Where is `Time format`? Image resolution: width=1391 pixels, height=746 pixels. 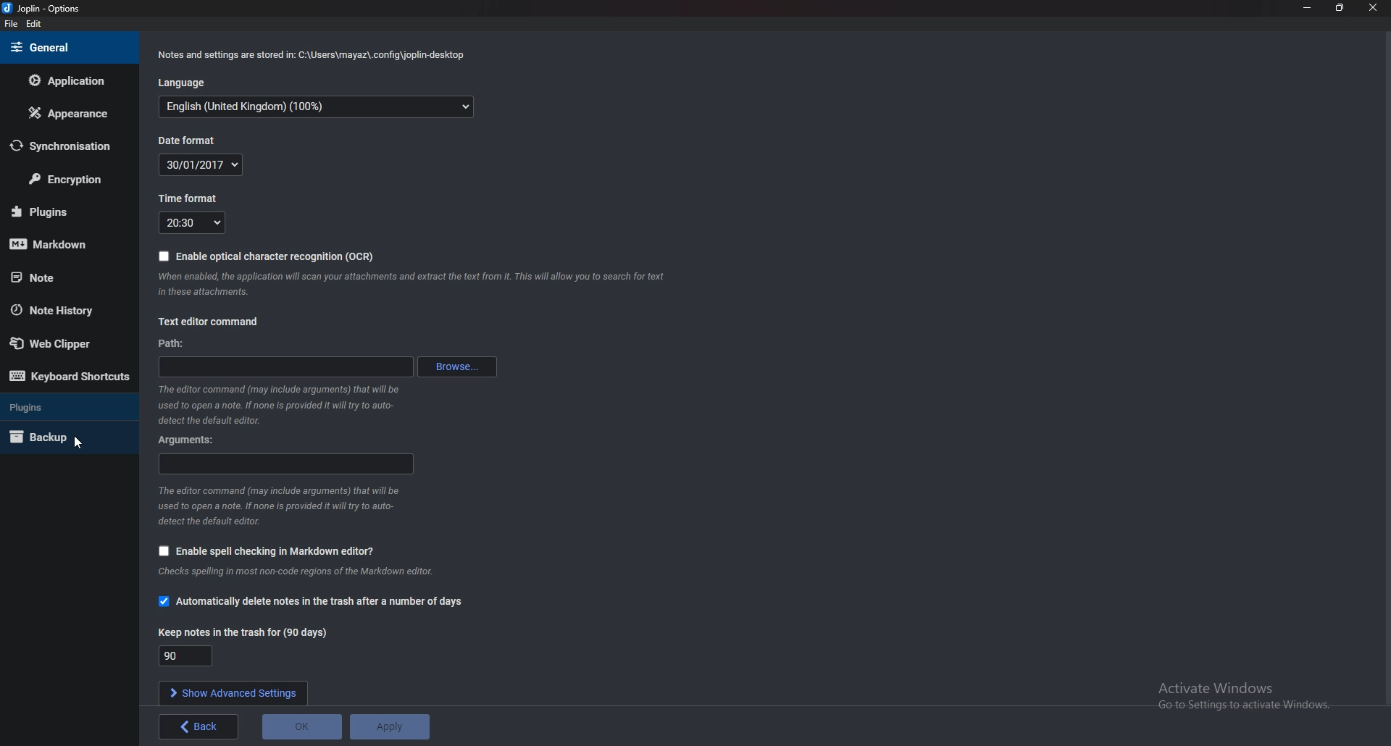 Time format is located at coordinates (191, 197).